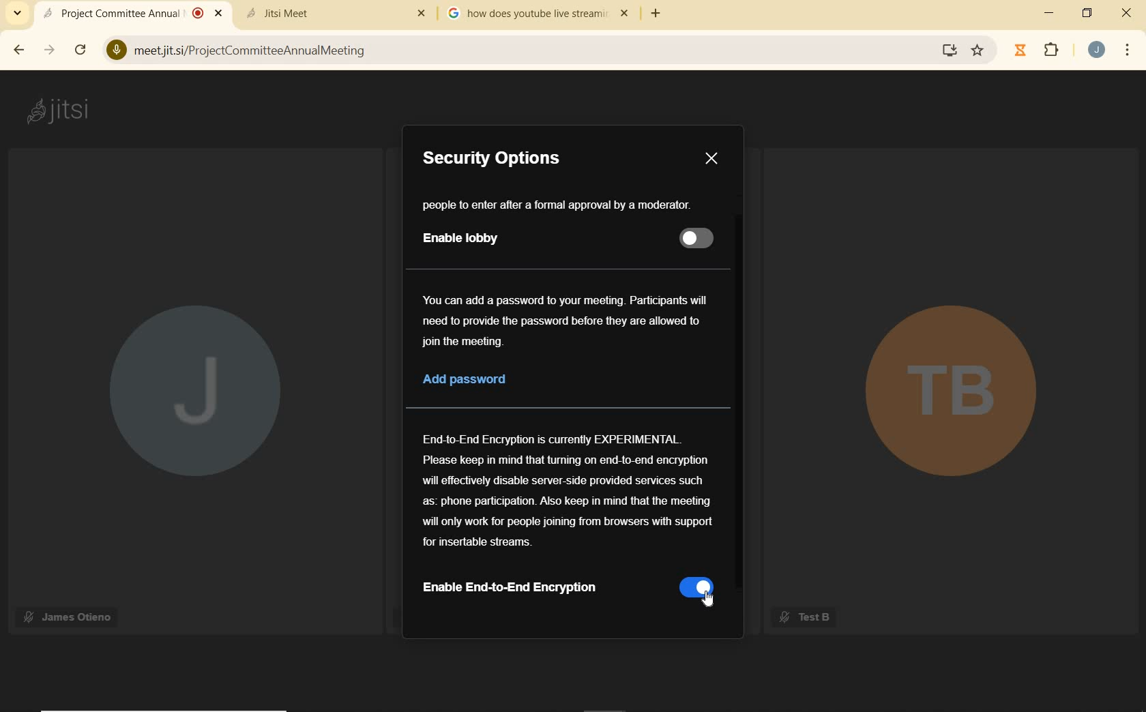  Describe the element at coordinates (132, 13) in the screenshot. I see `Project Committee Annual` at that location.